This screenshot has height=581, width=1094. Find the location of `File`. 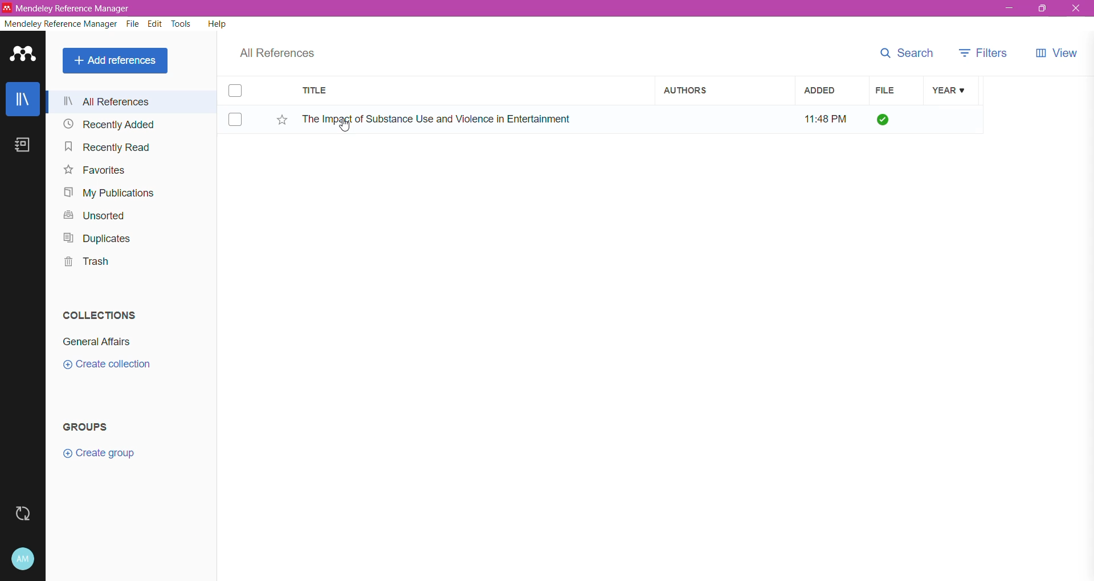

File is located at coordinates (134, 24).